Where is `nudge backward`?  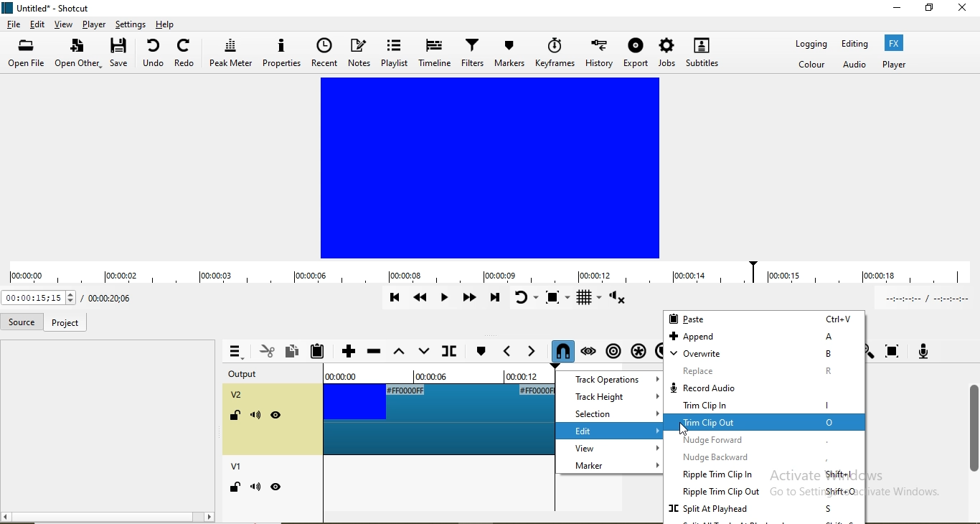
nudge backward is located at coordinates (765, 459).